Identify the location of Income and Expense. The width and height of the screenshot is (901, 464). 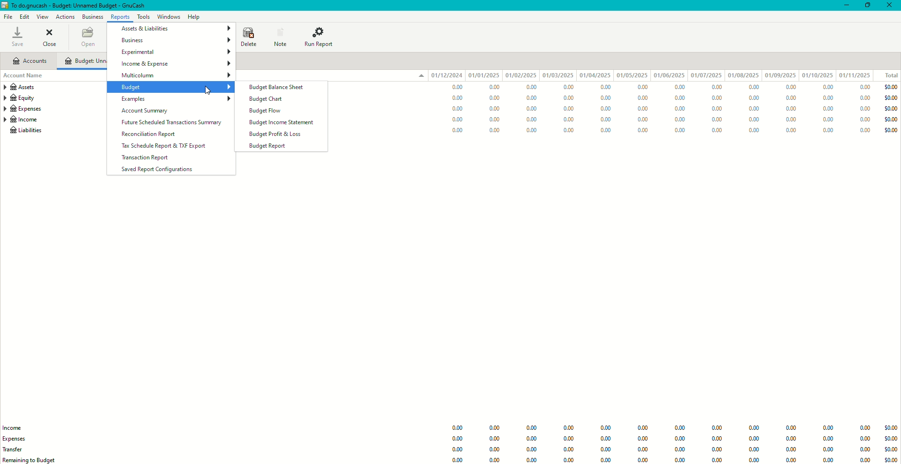
(175, 64).